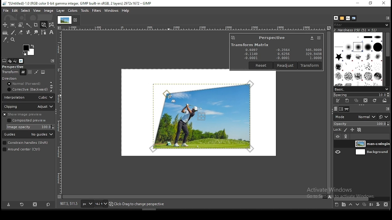 The width and height of the screenshot is (392, 220). Describe the element at coordinates (338, 144) in the screenshot. I see `layer visibility on/off` at that location.